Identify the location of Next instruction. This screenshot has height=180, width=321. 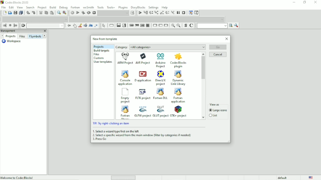
(167, 13).